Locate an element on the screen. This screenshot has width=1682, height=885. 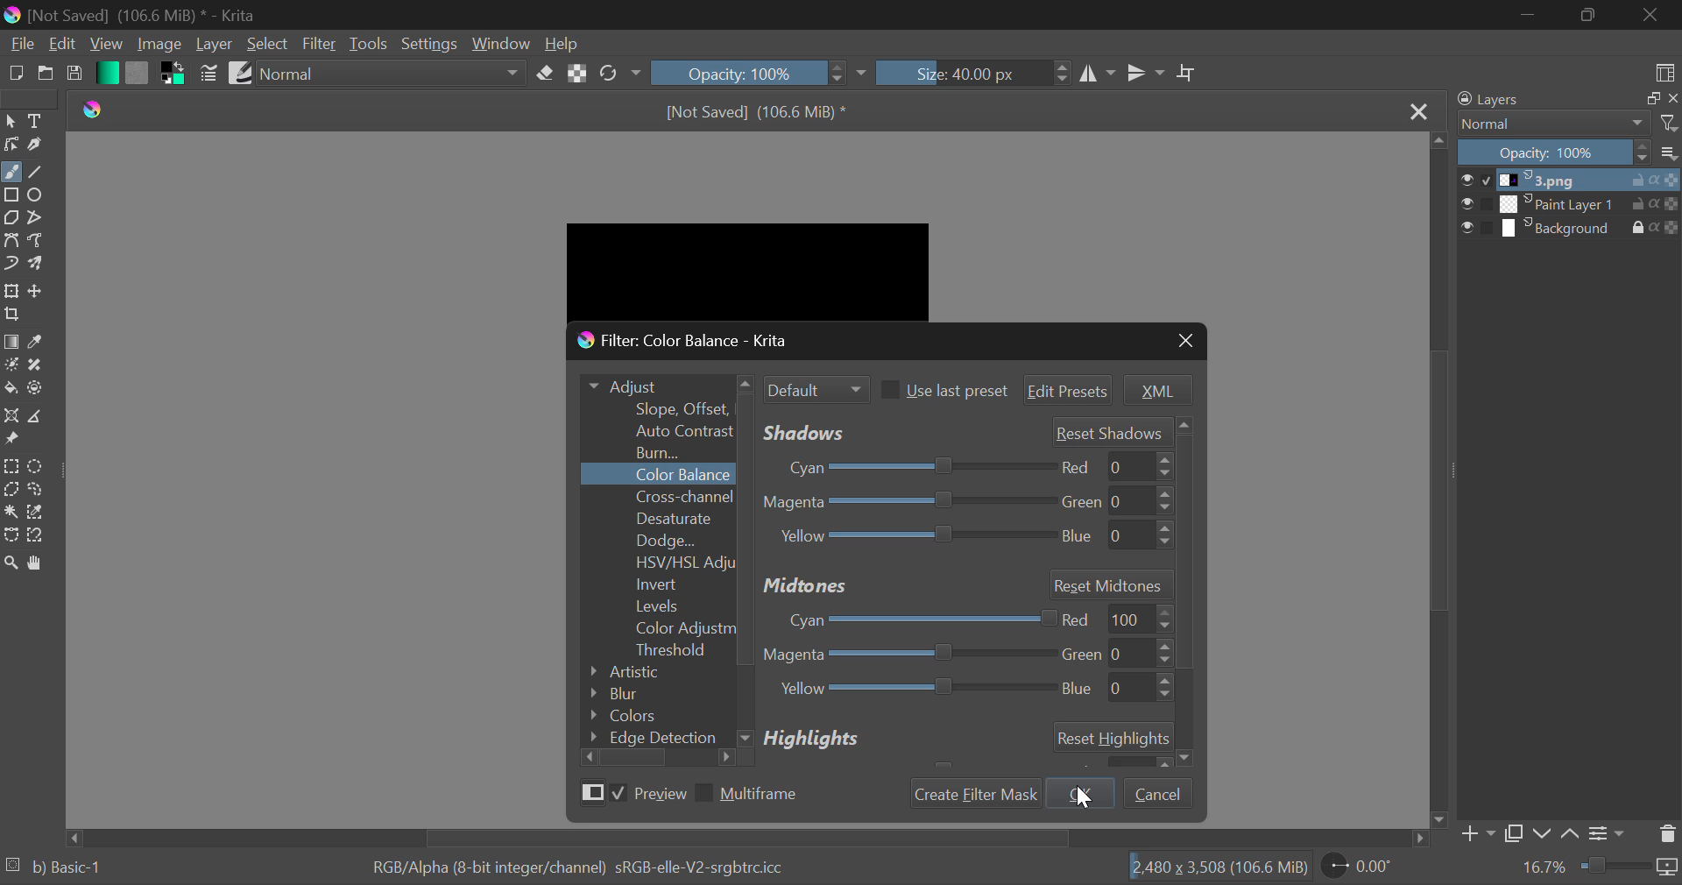
red is located at coordinates (1116, 619).